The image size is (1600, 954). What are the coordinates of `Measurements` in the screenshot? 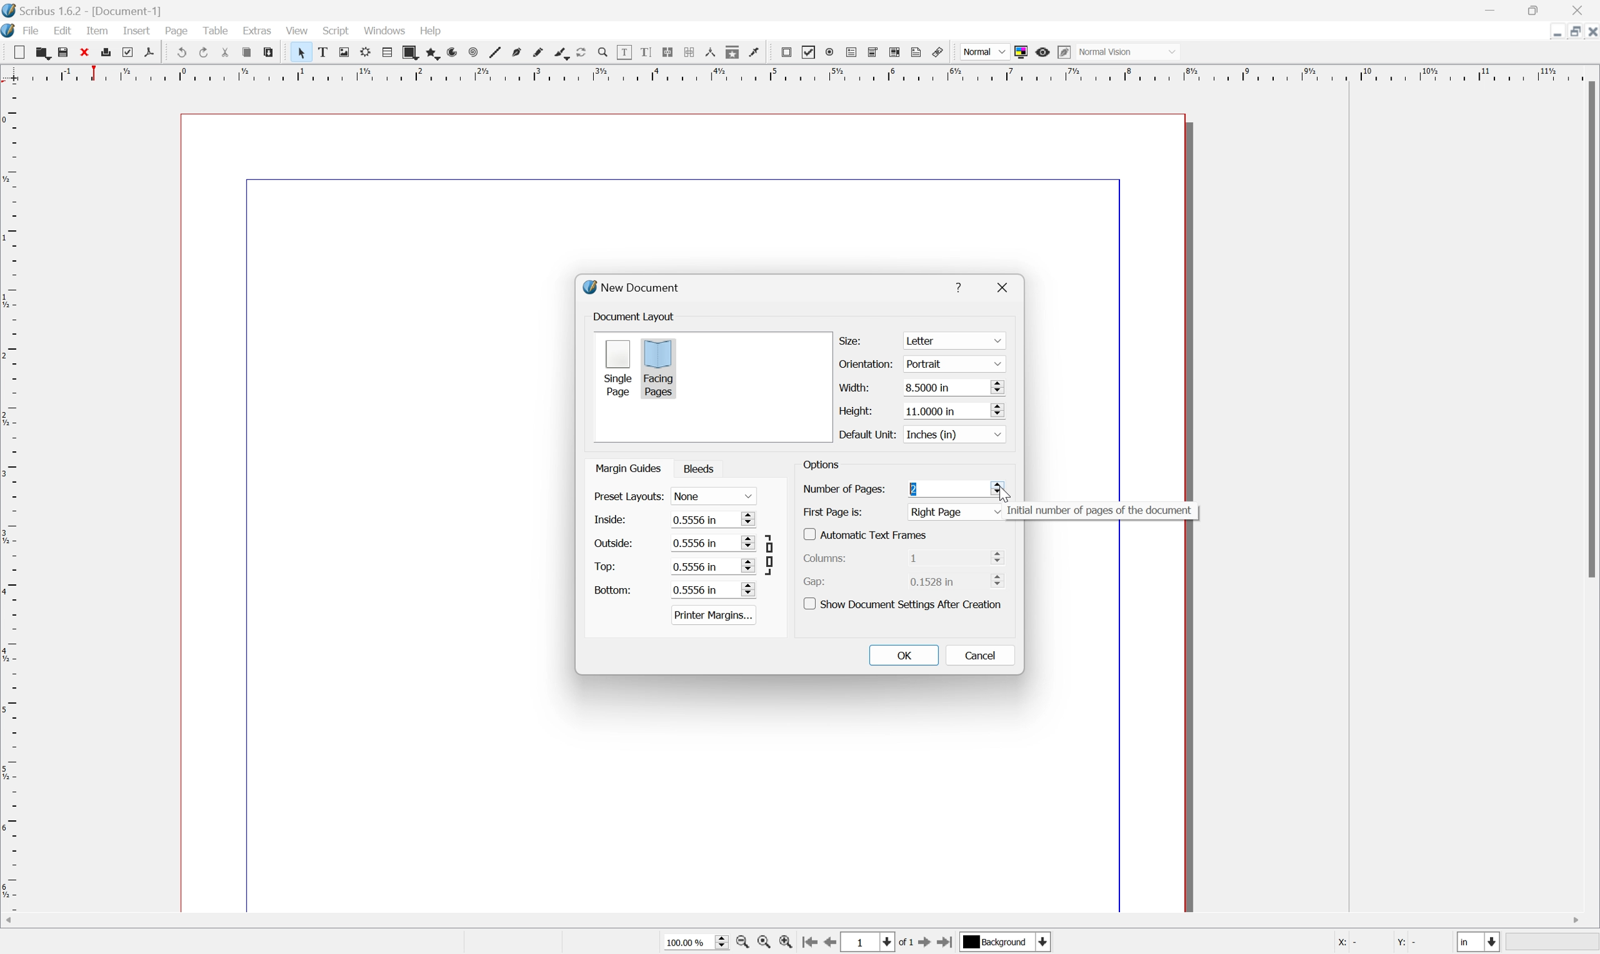 It's located at (713, 53).